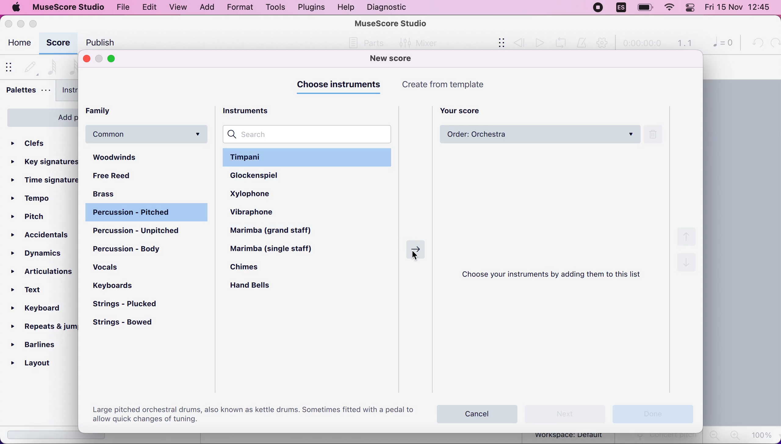 This screenshot has height=444, width=781. What do you see at coordinates (42, 252) in the screenshot?
I see `dynamics` at bounding box center [42, 252].